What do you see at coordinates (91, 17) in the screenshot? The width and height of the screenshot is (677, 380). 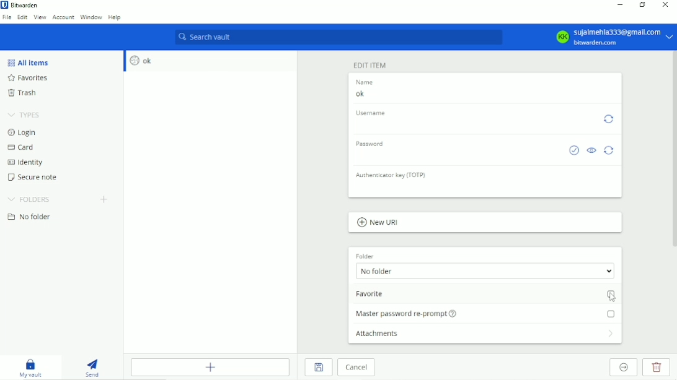 I see `Window` at bounding box center [91, 17].